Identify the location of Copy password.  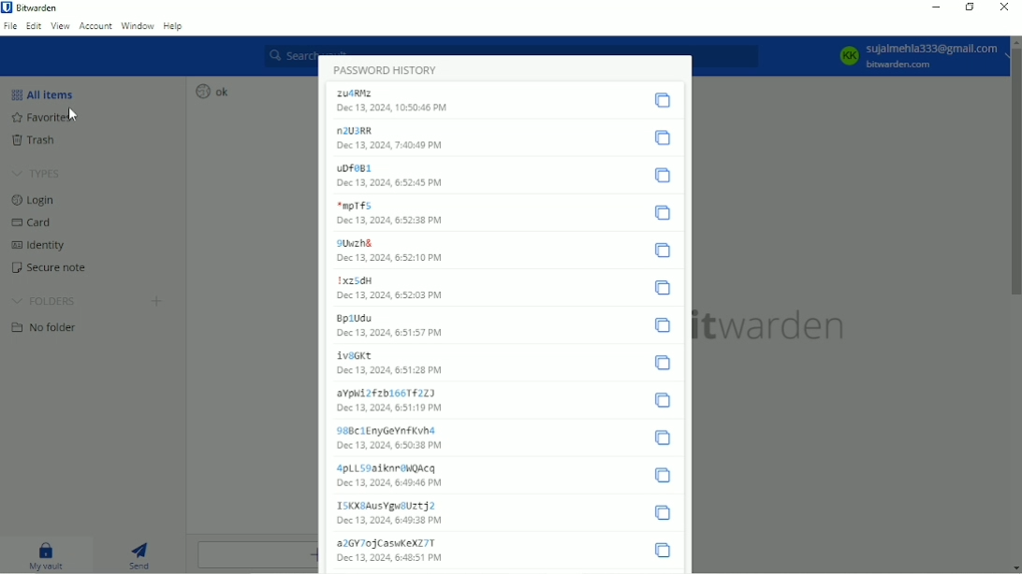
(664, 512).